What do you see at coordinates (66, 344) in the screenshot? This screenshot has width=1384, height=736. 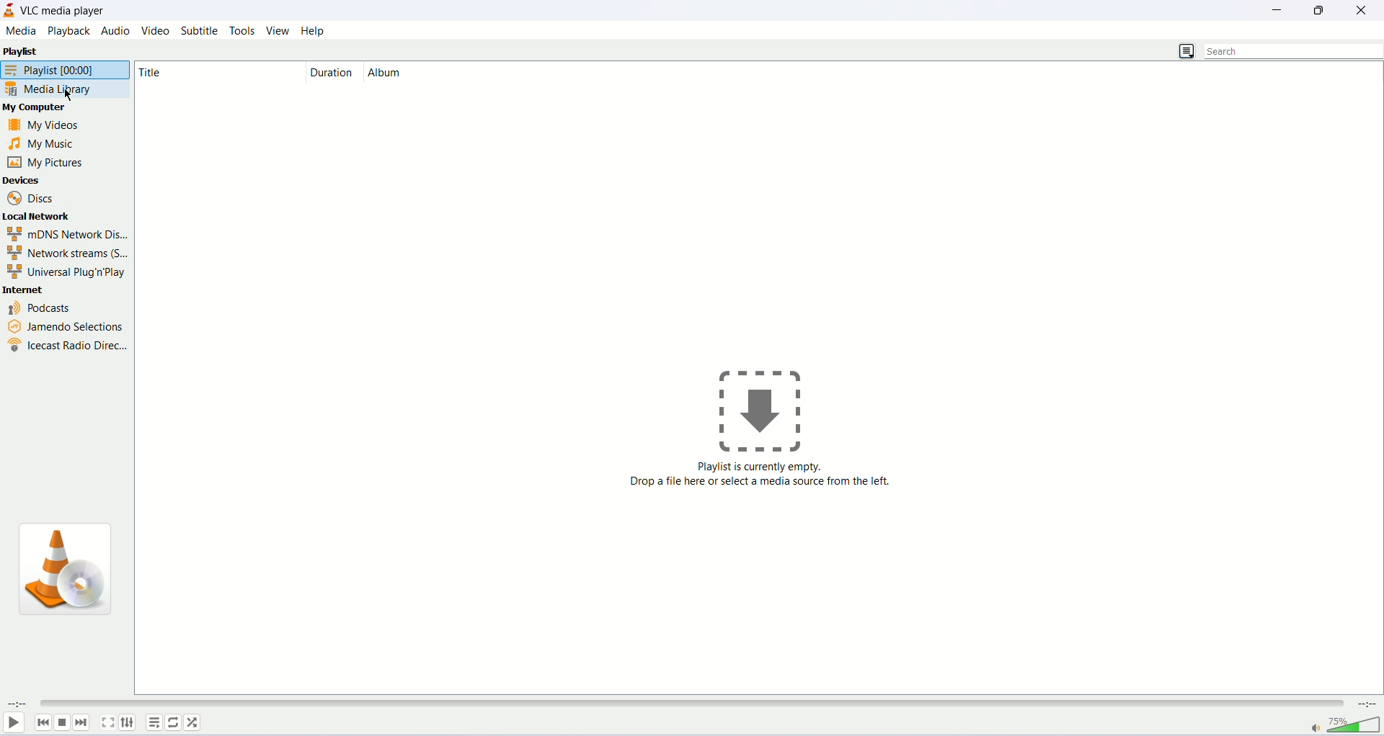 I see `icecast radio` at bounding box center [66, 344].